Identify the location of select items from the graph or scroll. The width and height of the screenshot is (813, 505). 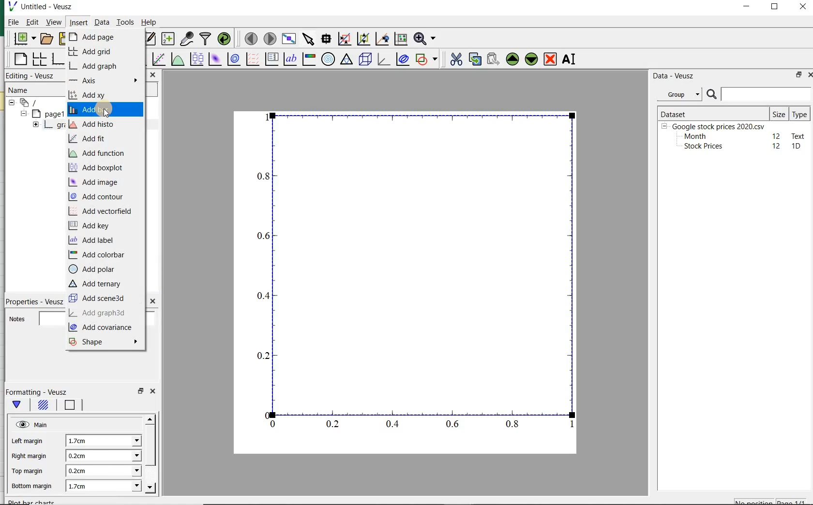
(308, 39).